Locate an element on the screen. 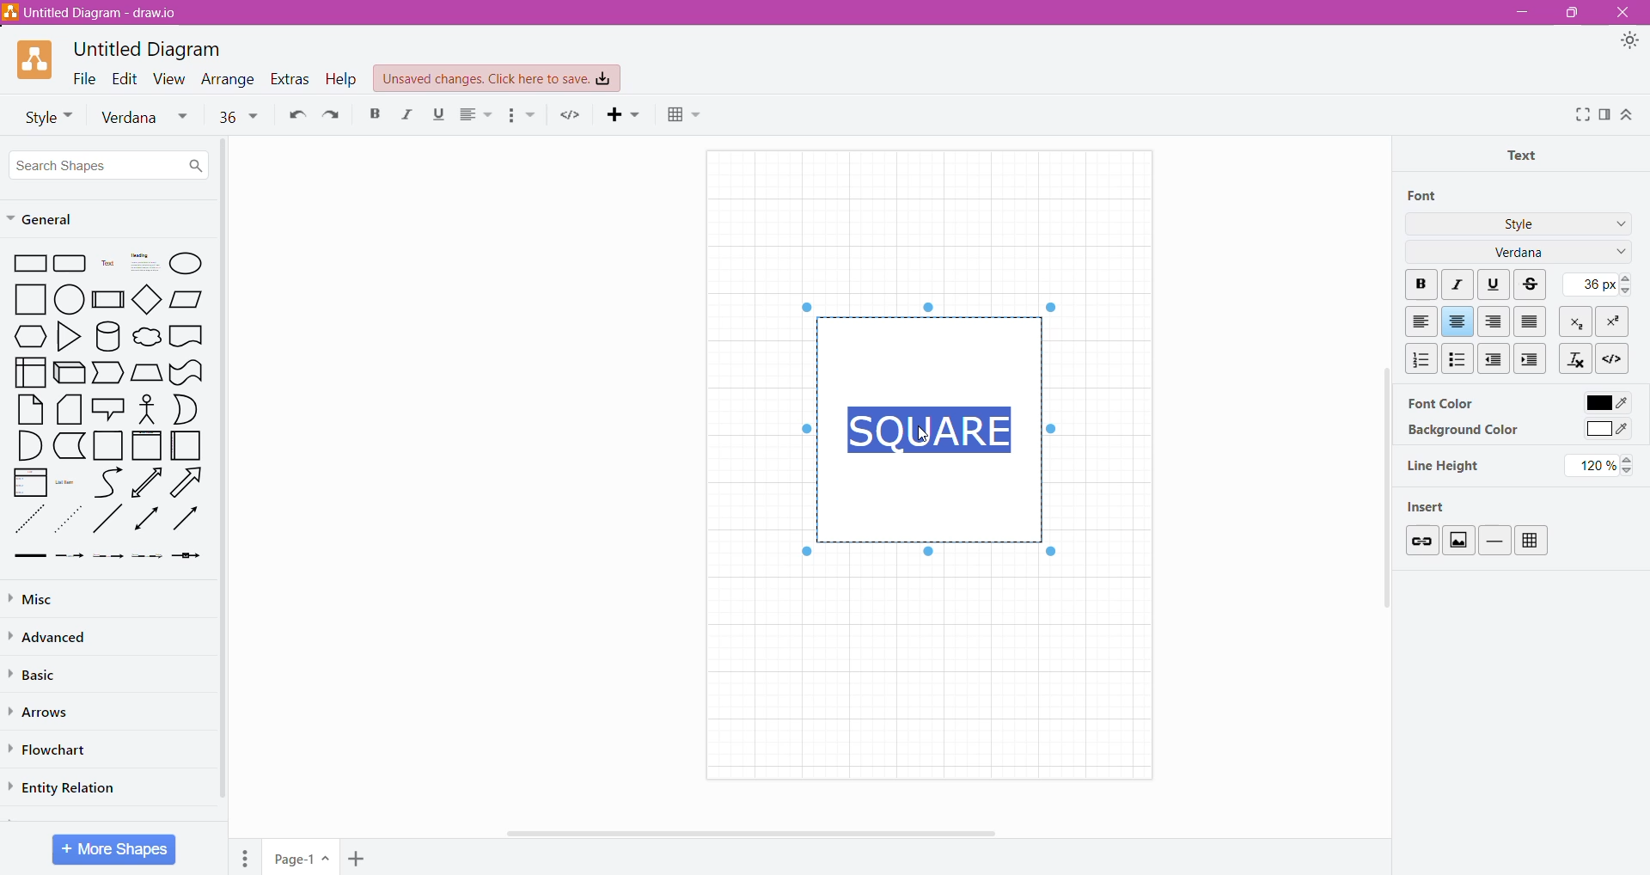  Rightward Thick Arrow is located at coordinates (186, 517).